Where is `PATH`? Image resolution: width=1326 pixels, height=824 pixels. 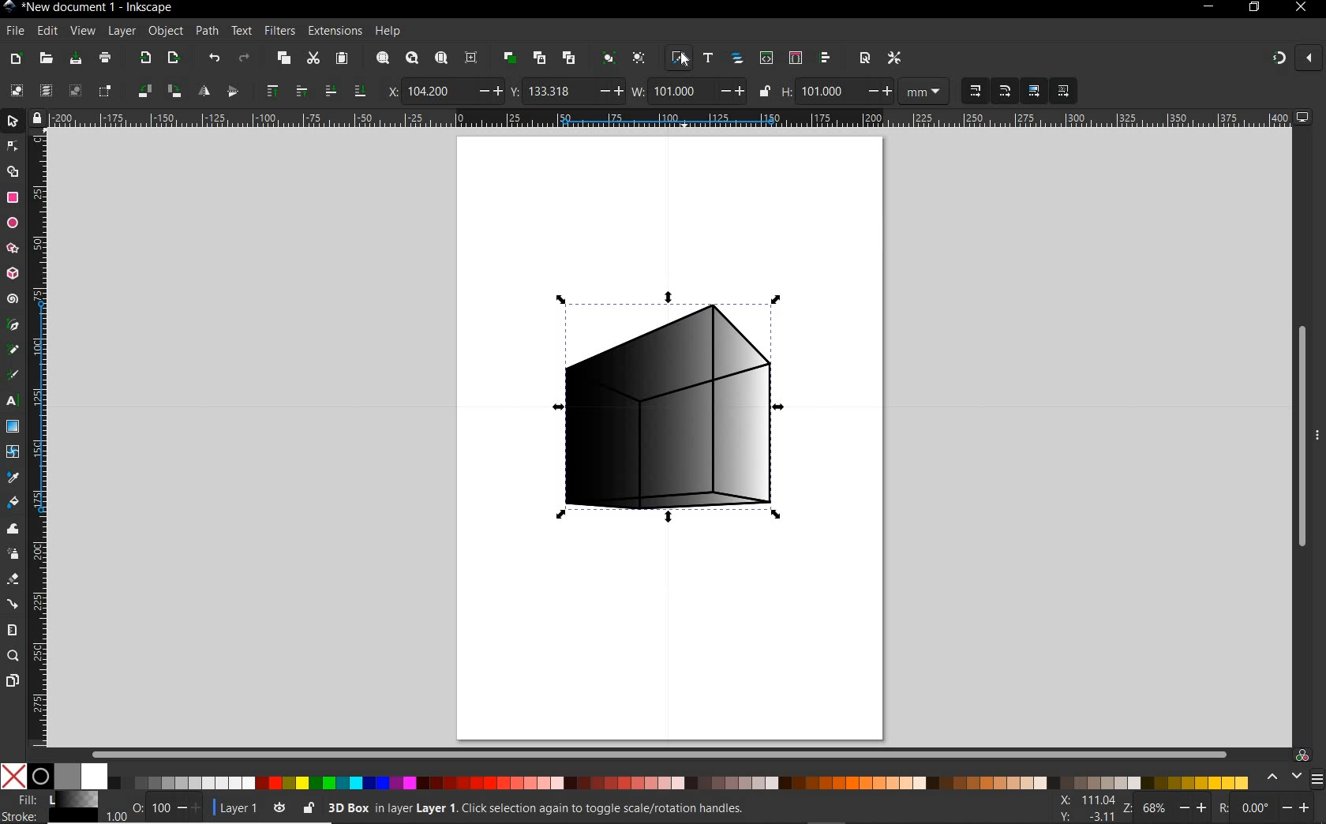 PATH is located at coordinates (205, 32).